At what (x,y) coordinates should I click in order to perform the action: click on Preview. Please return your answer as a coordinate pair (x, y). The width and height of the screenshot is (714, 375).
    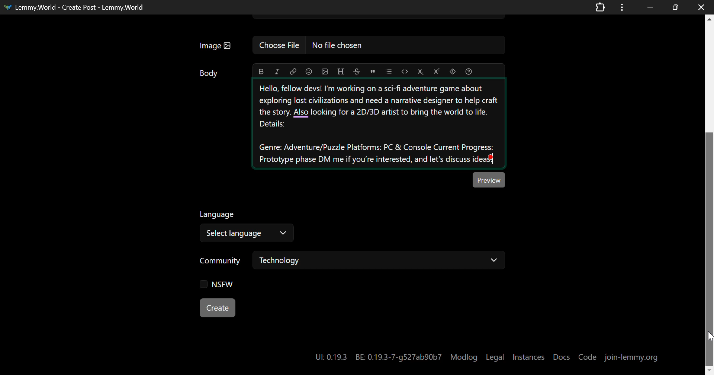
    Looking at the image, I should click on (489, 180).